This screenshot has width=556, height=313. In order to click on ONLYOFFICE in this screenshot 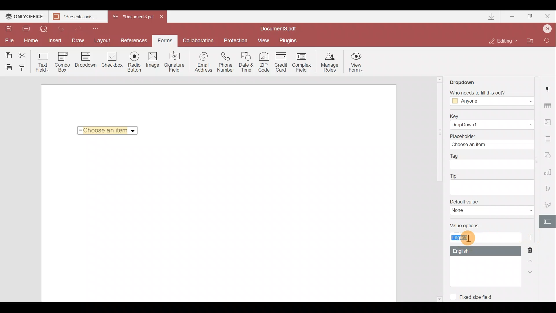, I will do `click(24, 17)`.